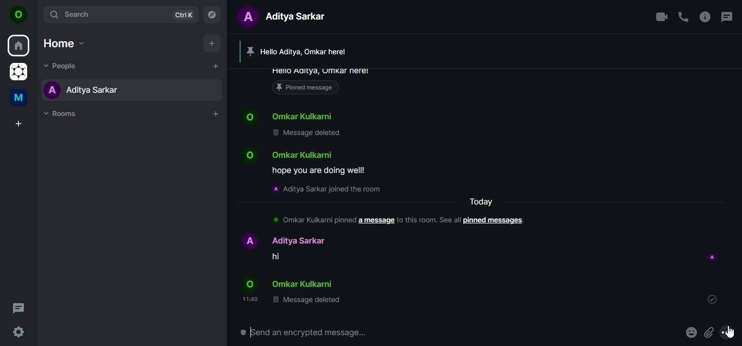  I want to click on home, so click(63, 43).